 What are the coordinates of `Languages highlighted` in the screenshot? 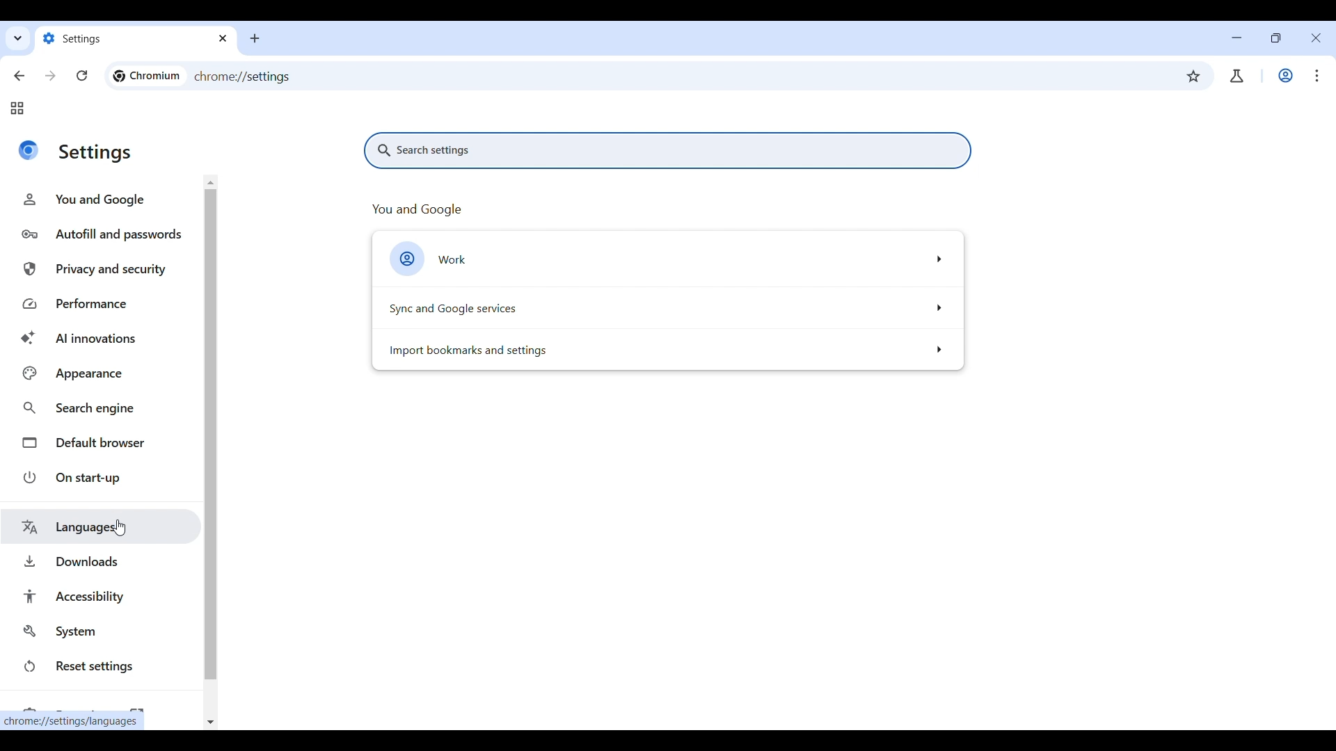 It's located at (101, 528).